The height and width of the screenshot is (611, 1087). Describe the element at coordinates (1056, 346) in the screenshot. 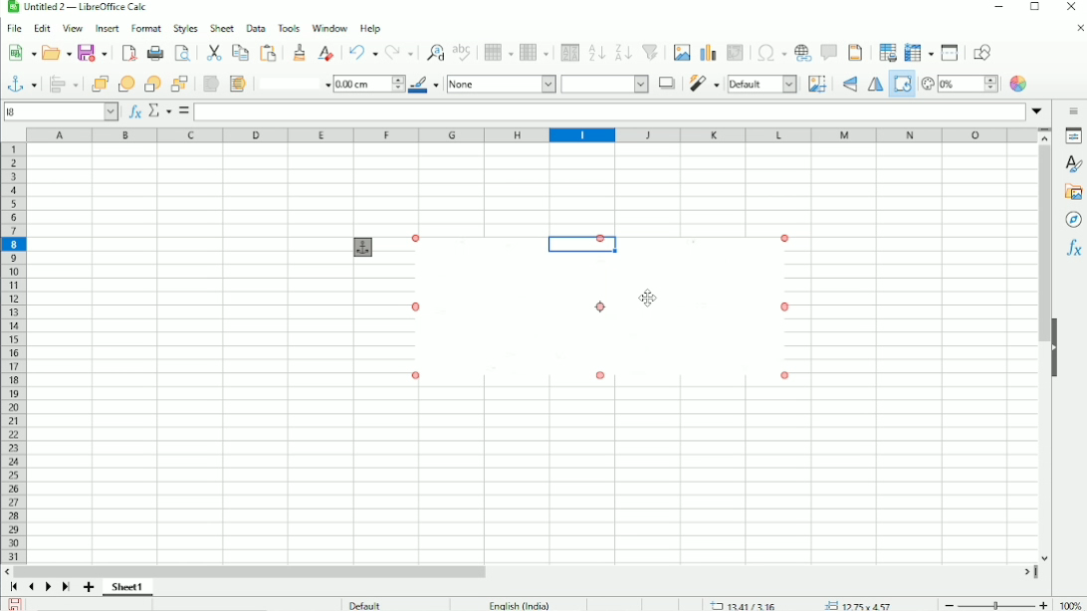

I see `Hide` at that location.